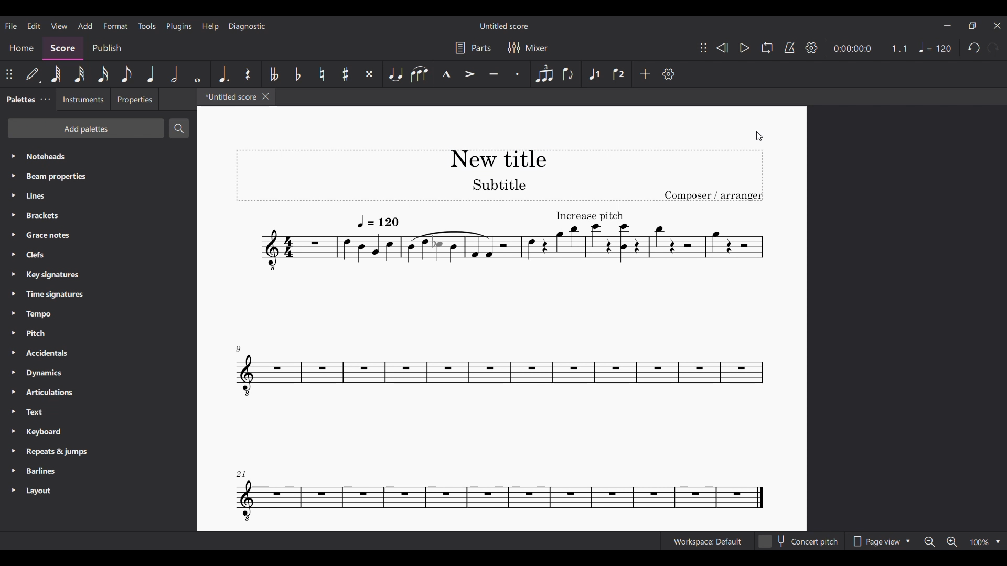 This screenshot has width=1007, height=566. Describe the element at coordinates (98, 353) in the screenshot. I see `Accidentals` at that location.